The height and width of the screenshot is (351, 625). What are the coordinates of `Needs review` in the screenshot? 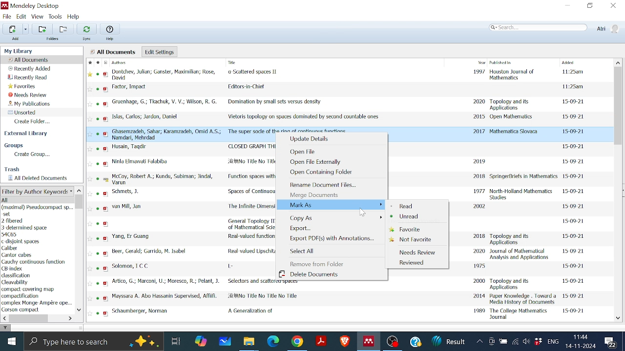 It's located at (29, 95).